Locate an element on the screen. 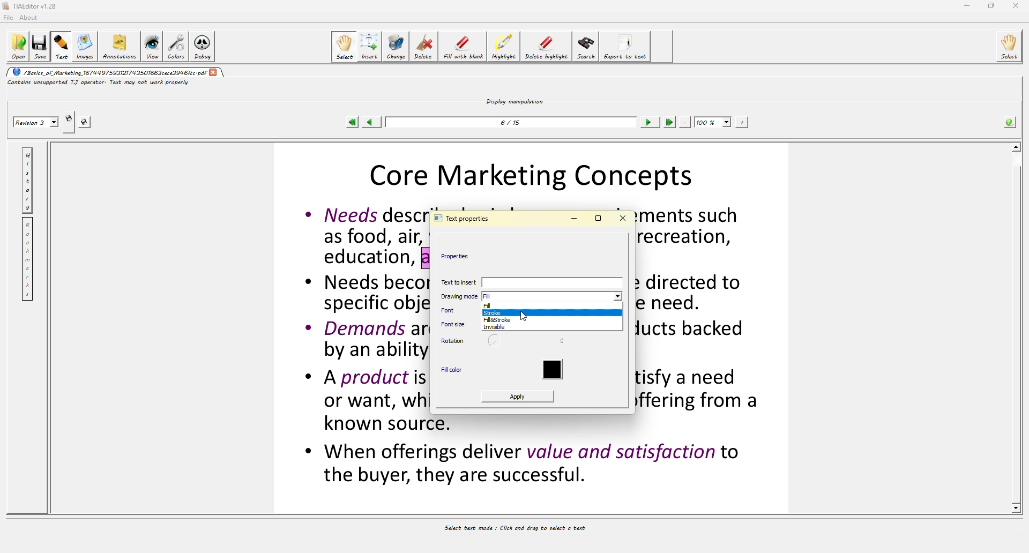  rotate is located at coordinates (495, 341).